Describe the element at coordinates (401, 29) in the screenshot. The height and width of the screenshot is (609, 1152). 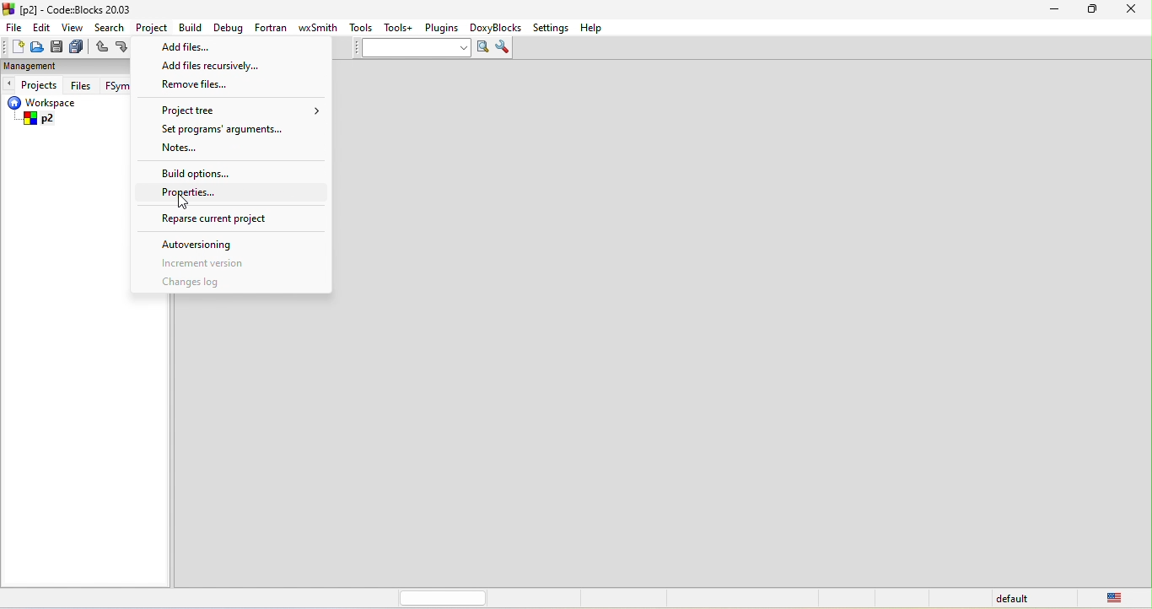
I see `tools++` at that location.